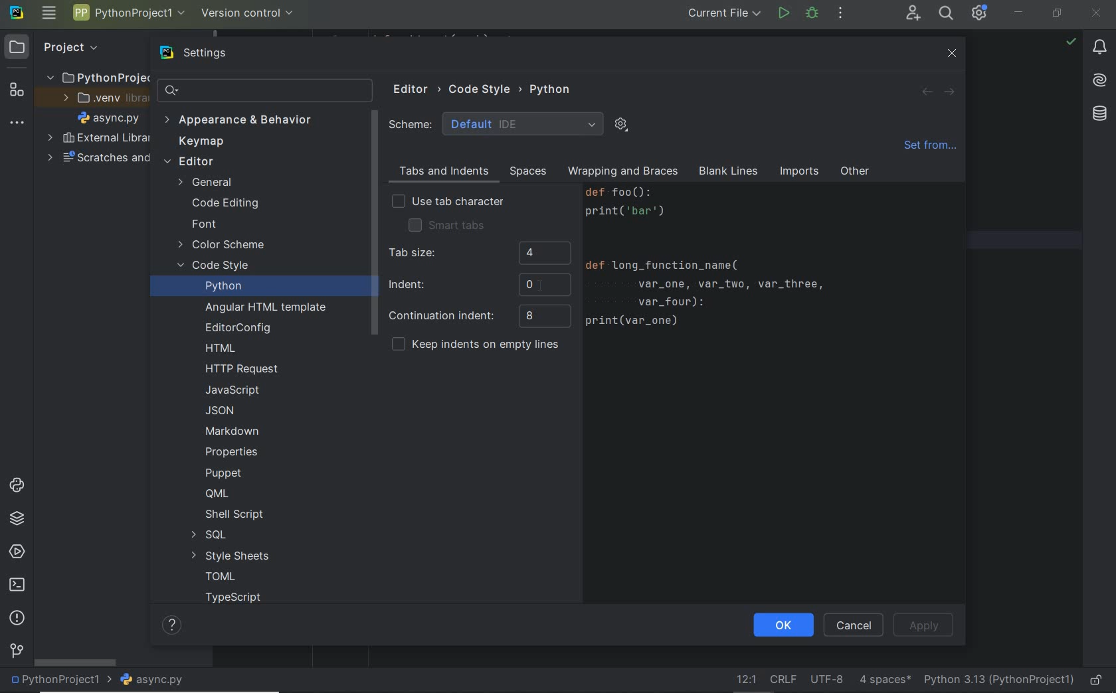 The width and height of the screenshot is (1116, 693). I want to click on tab size 4, so click(478, 254).